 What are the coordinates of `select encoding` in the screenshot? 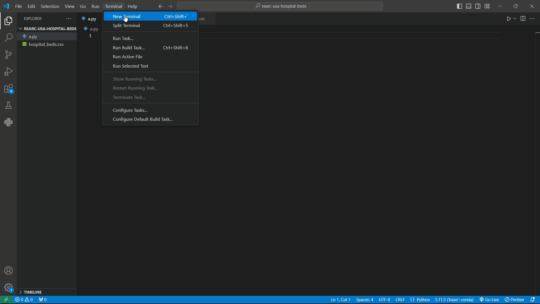 It's located at (385, 300).